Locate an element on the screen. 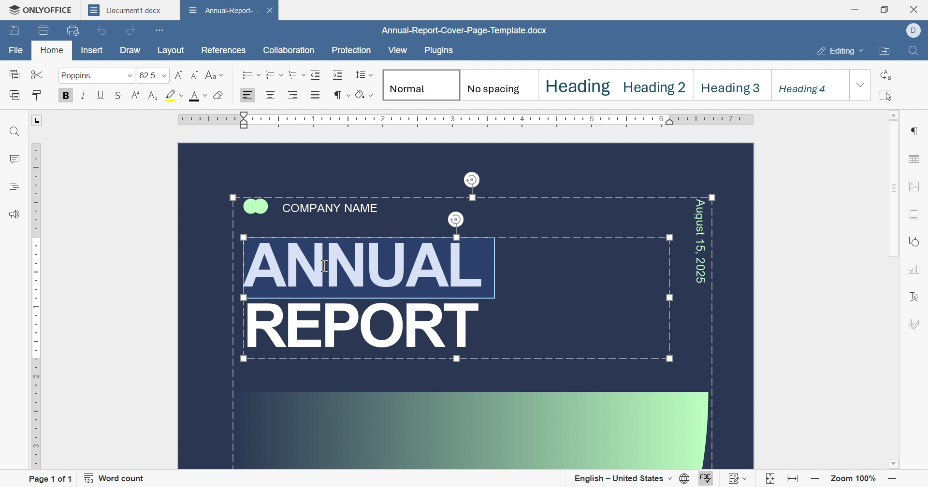 This screenshot has height=487, width=928. font size is located at coordinates (155, 75).